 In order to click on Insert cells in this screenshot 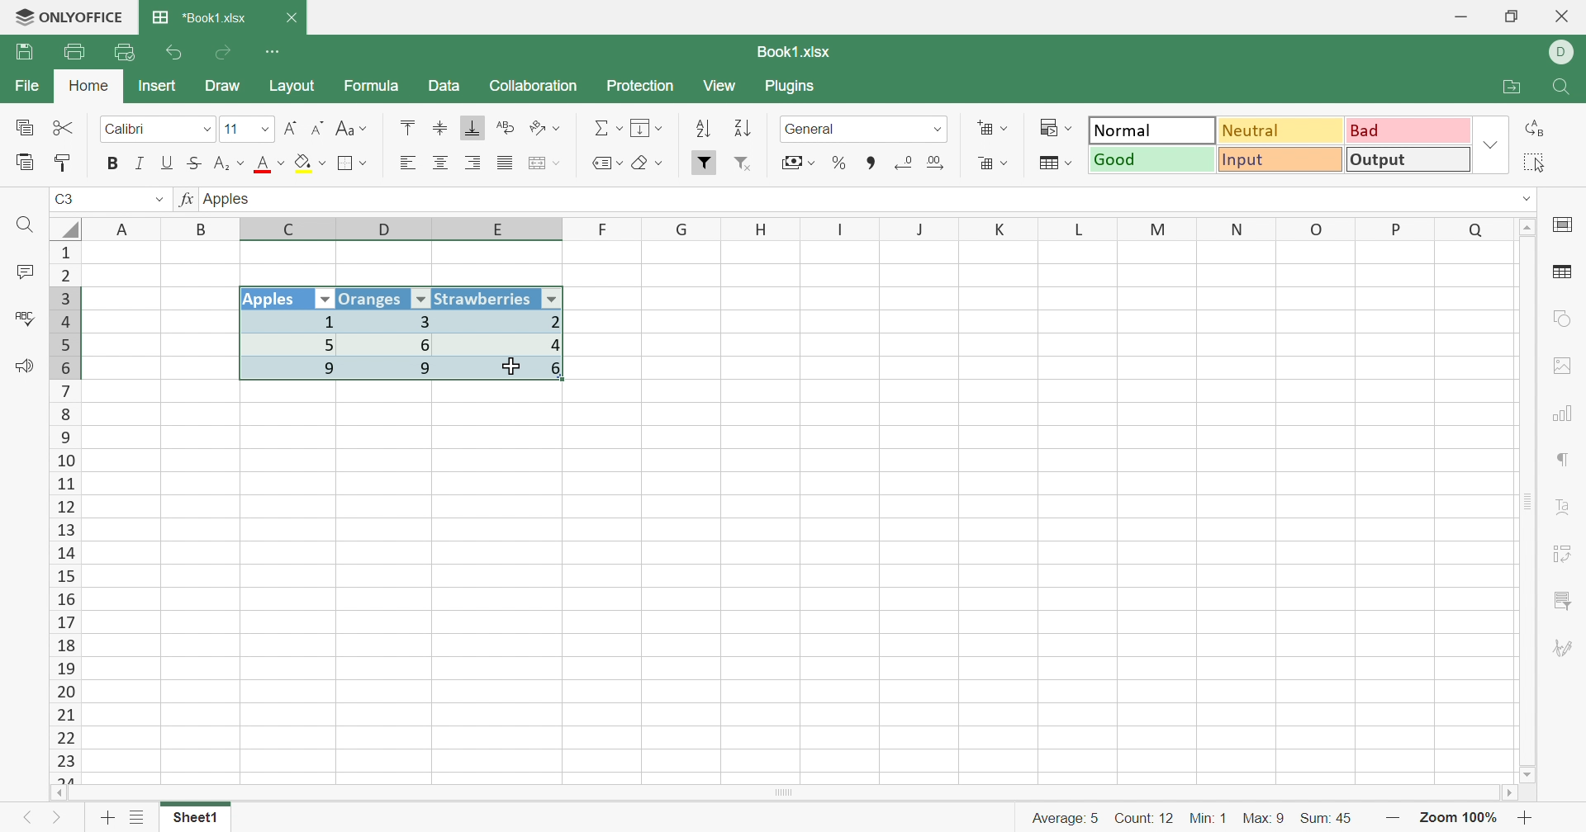, I will do `click(993, 130)`.